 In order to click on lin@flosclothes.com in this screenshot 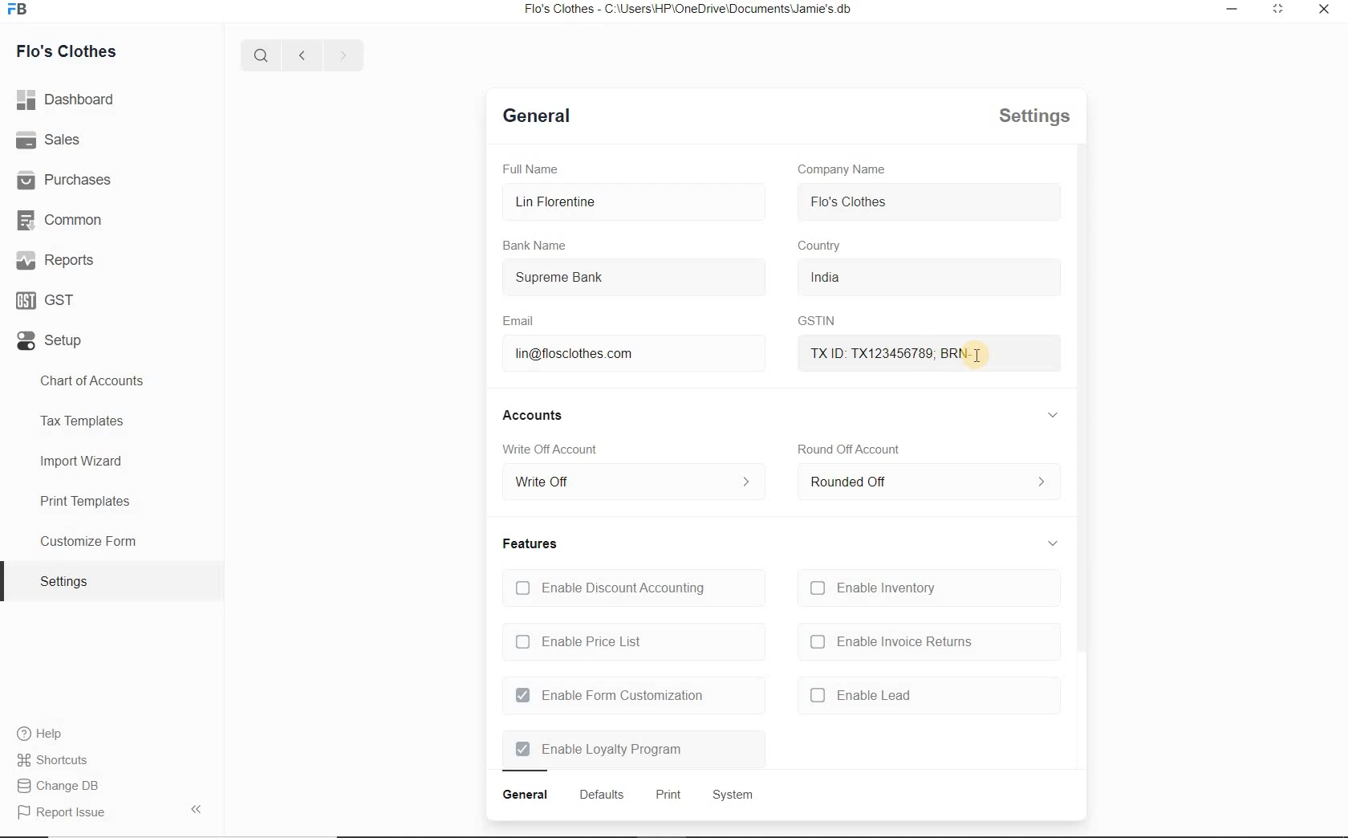, I will do `click(595, 355)`.